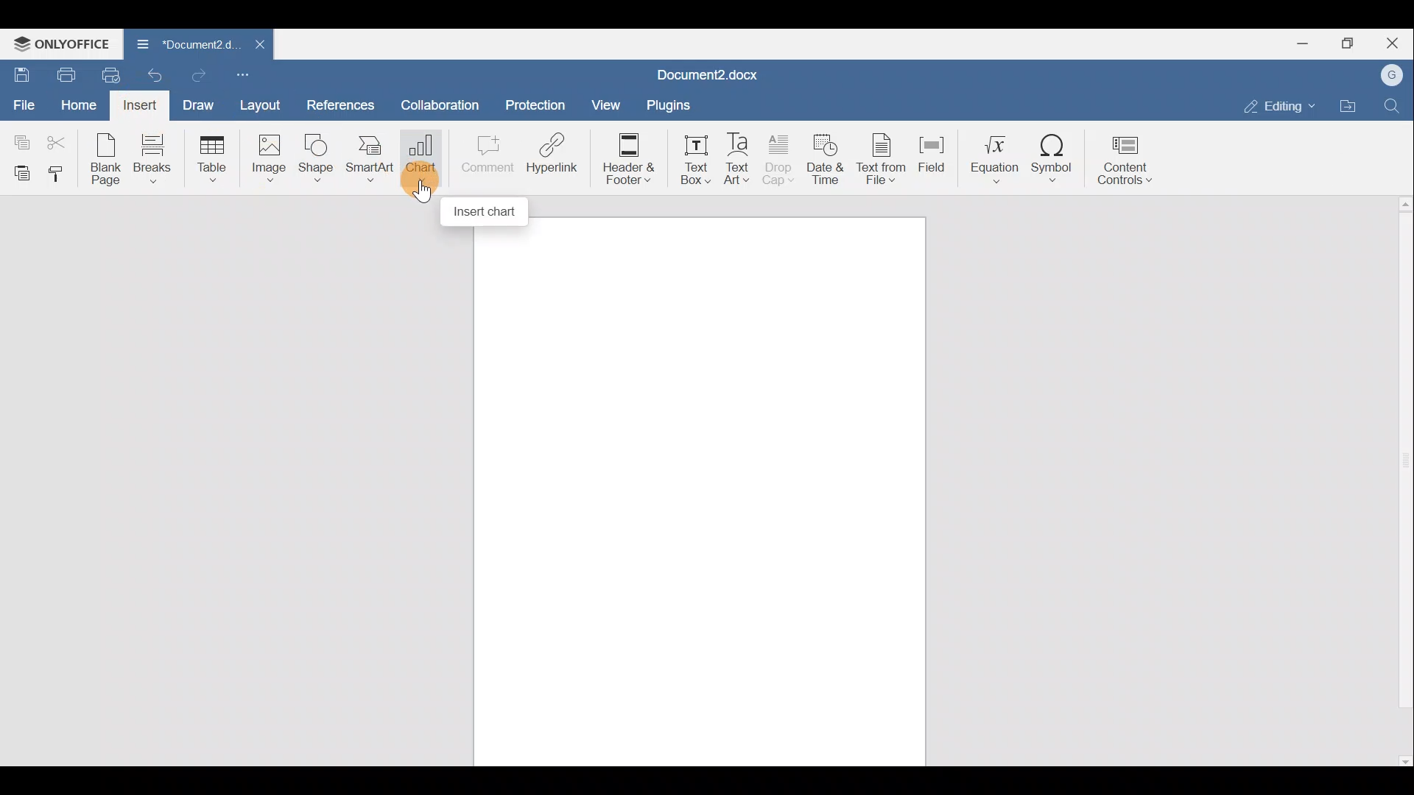 The image size is (1414, 795). Describe the element at coordinates (1057, 158) in the screenshot. I see `Symbol` at that location.